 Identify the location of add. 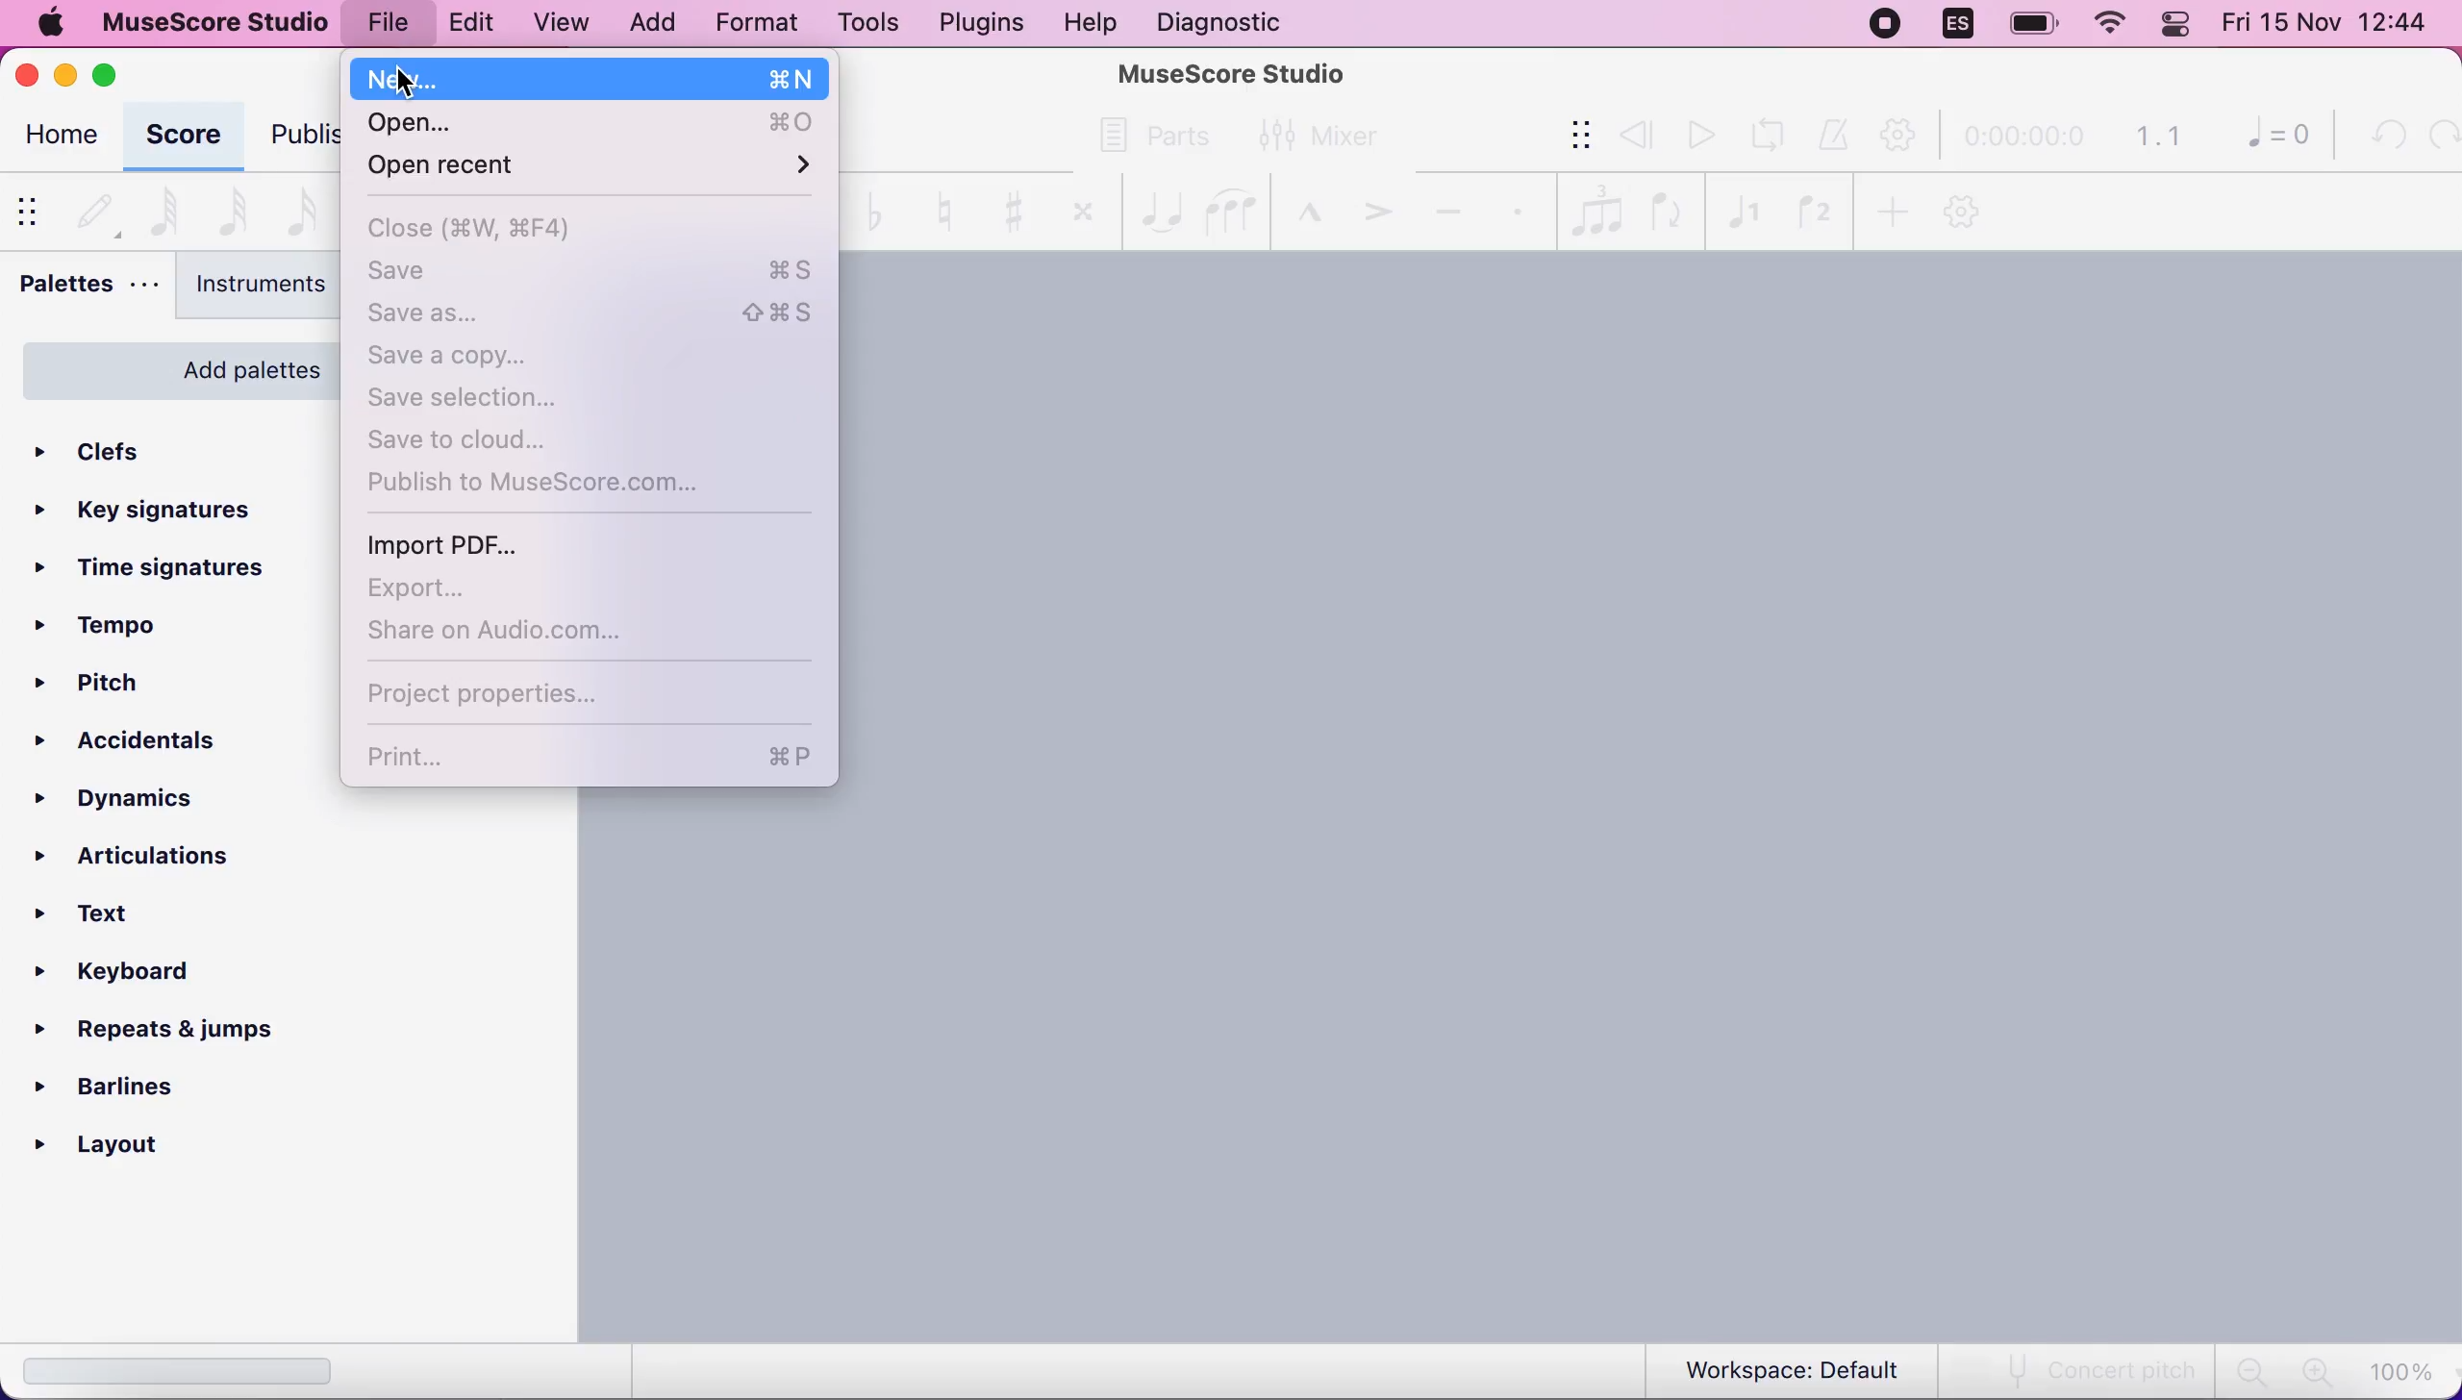
(651, 23).